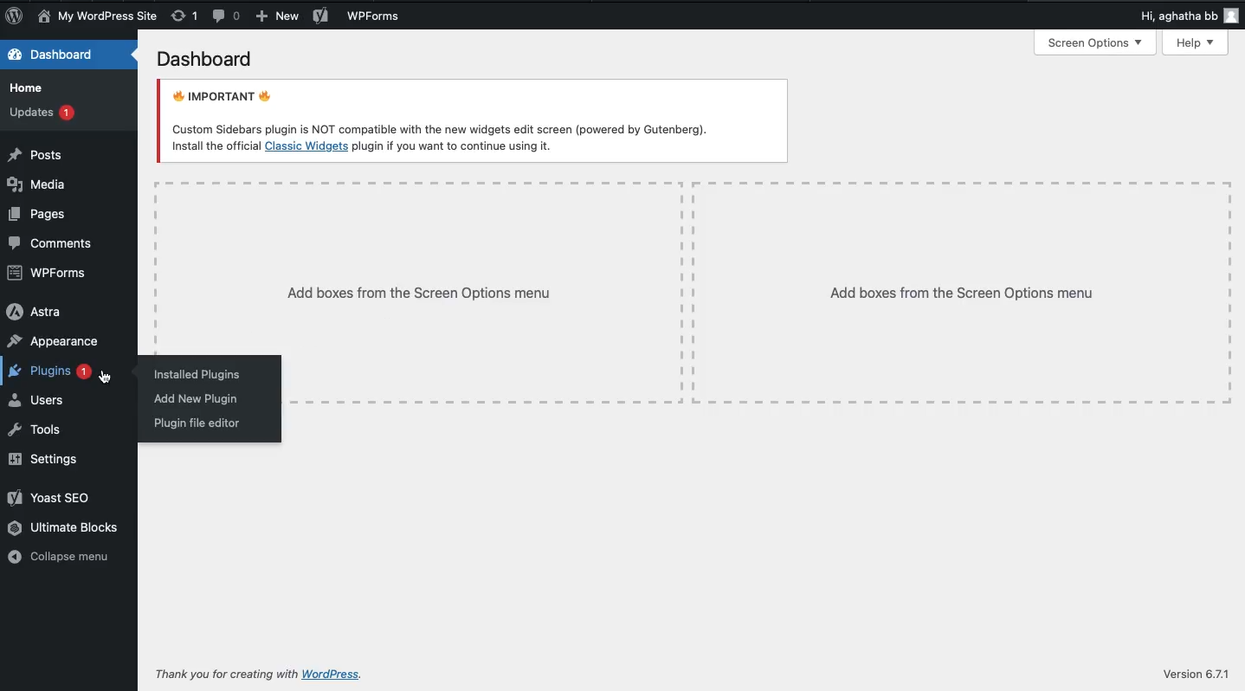 This screenshot has width=1245, height=691. Describe the element at coordinates (63, 557) in the screenshot. I see `Collapse menu` at that location.